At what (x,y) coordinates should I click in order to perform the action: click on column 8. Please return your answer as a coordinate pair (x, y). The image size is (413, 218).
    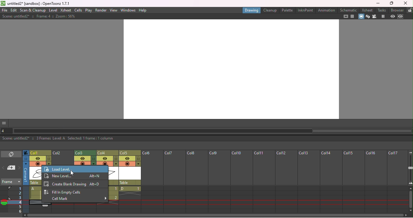
    Looking at the image, I should click on (196, 182).